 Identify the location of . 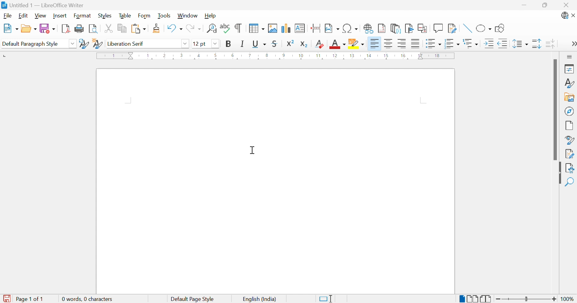
(156, 28).